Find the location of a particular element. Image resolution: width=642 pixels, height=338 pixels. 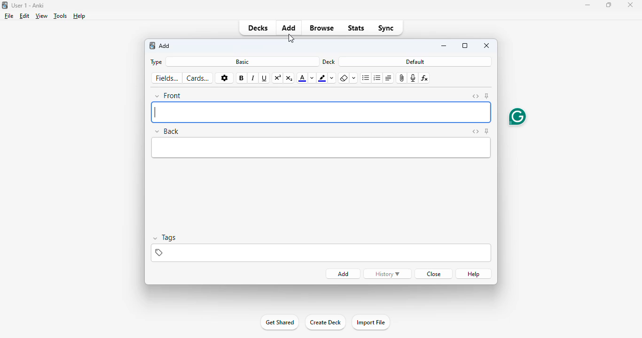

import file is located at coordinates (370, 323).